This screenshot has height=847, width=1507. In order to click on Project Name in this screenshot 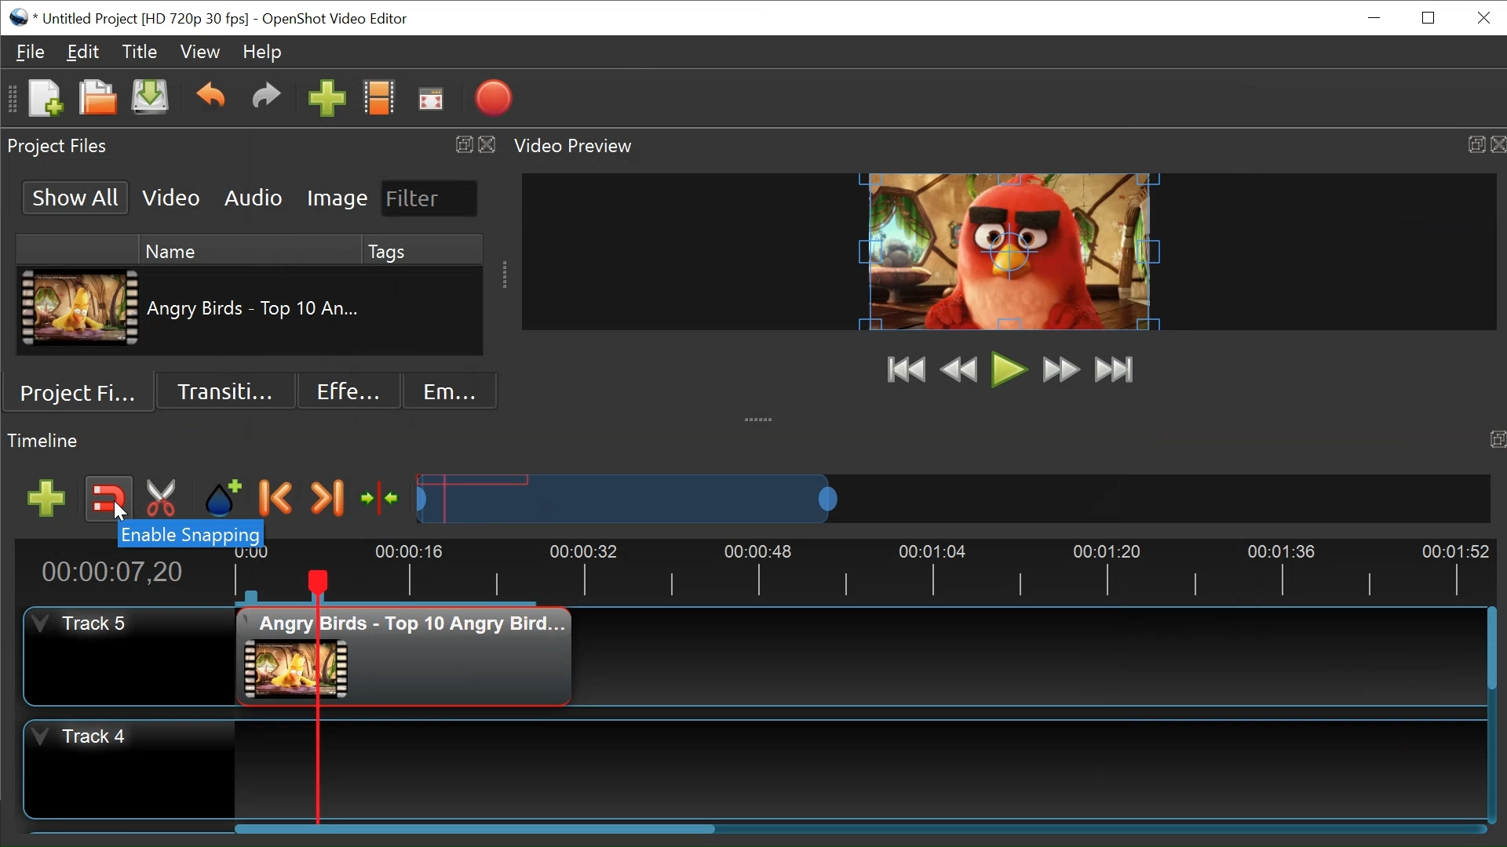, I will do `click(144, 18)`.